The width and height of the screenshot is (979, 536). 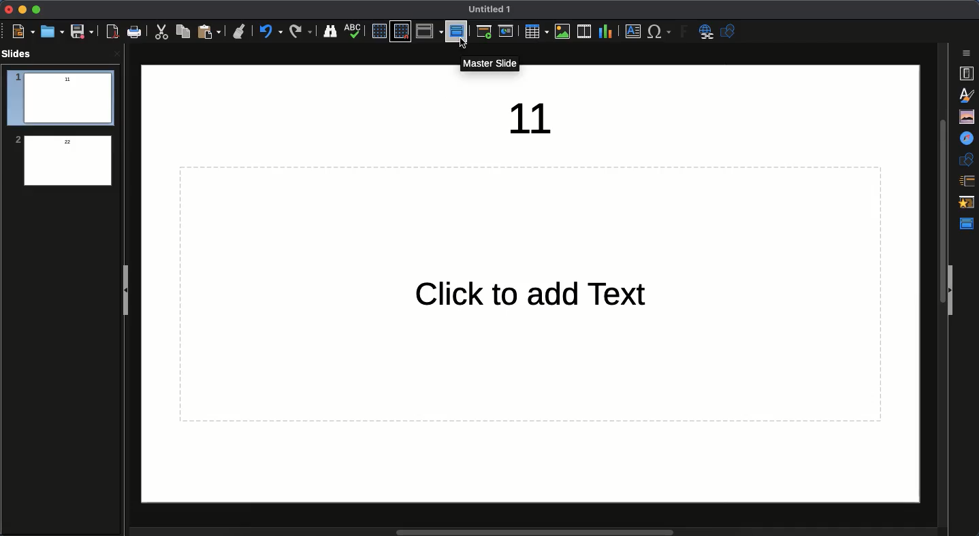 I want to click on Special characters, so click(x=660, y=32).